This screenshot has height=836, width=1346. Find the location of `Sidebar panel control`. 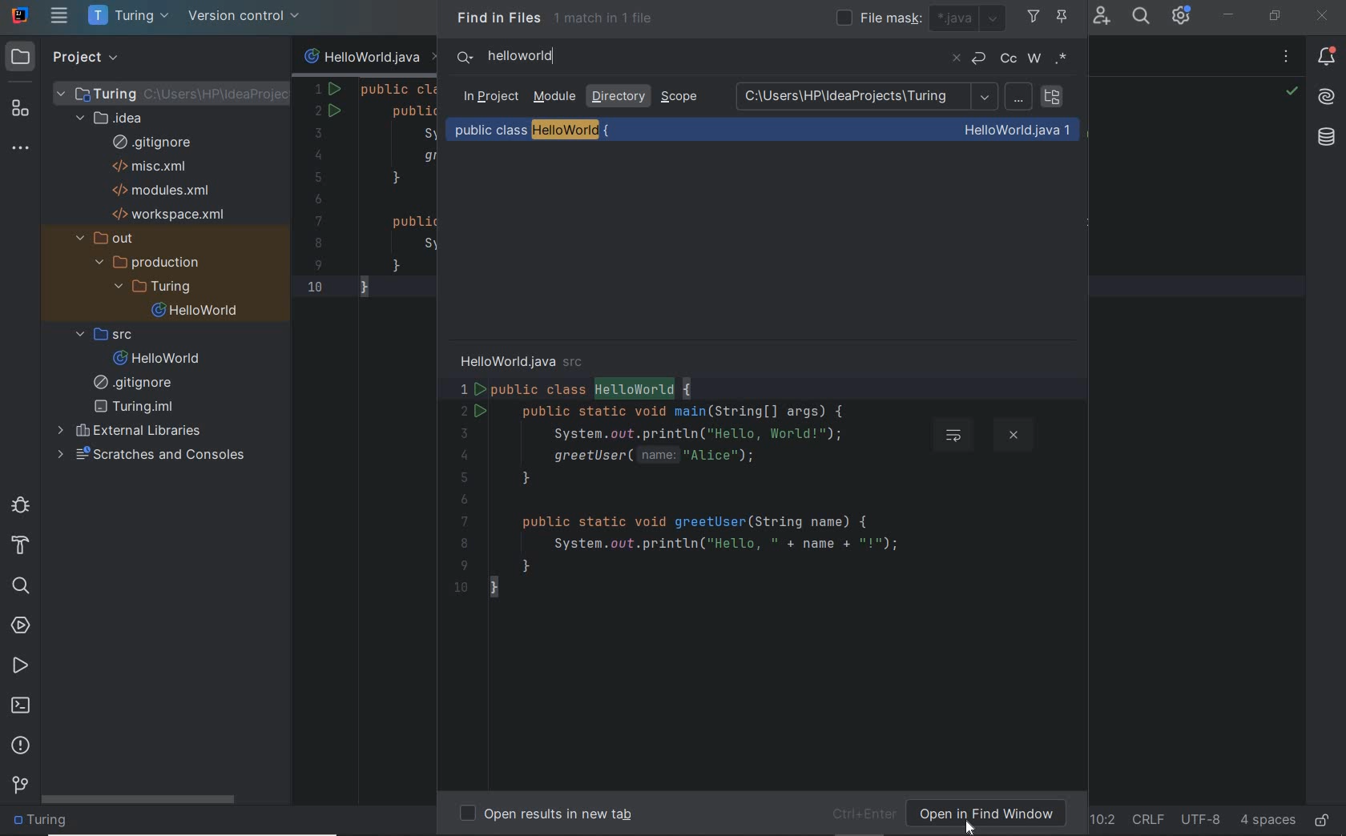

Sidebar panel control is located at coordinates (216, 58).